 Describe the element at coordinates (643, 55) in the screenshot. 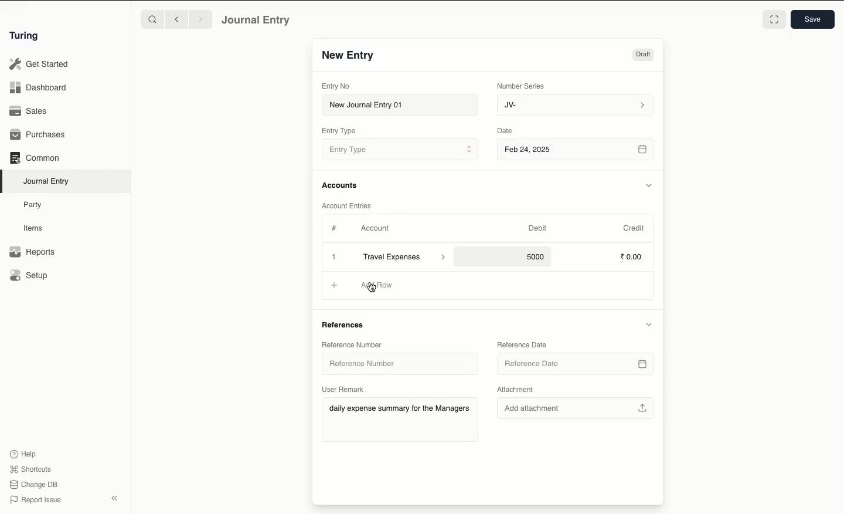

I see `Draft` at that location.